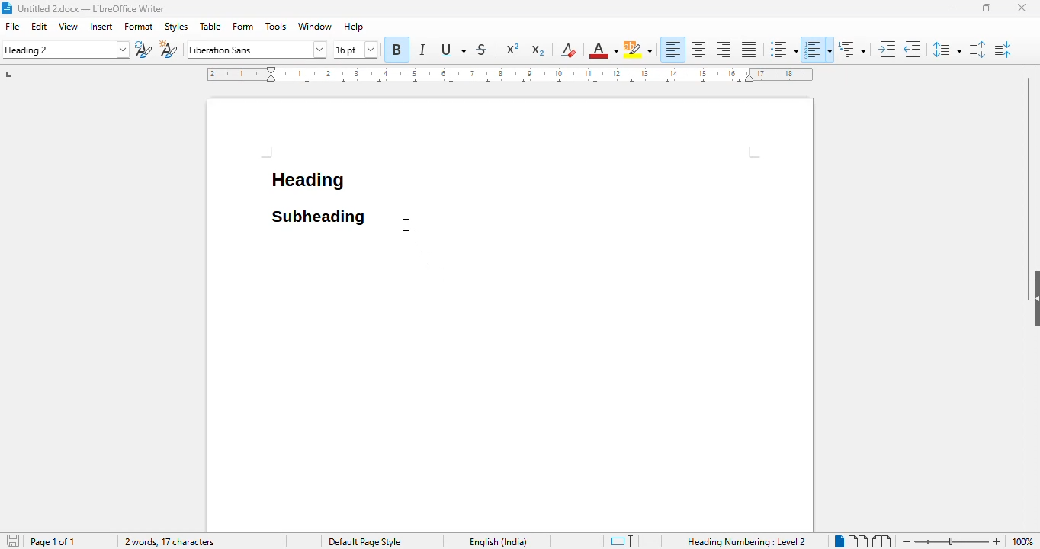 Image resolution: width=1040 pixels, height=549 pixels. I want to click on set paragraph style, so click(66, 50).